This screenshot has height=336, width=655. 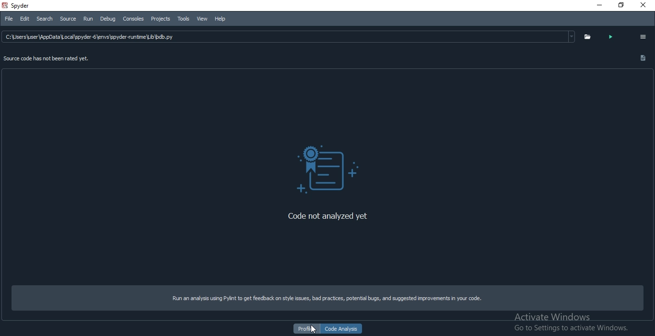 I want to click on run, so click(x=611, y=38).